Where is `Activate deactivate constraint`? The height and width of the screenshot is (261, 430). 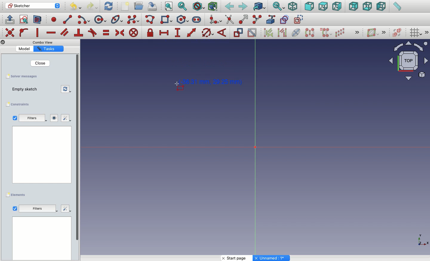
Activate deactivate constraint is located at coordinates (252, 33).